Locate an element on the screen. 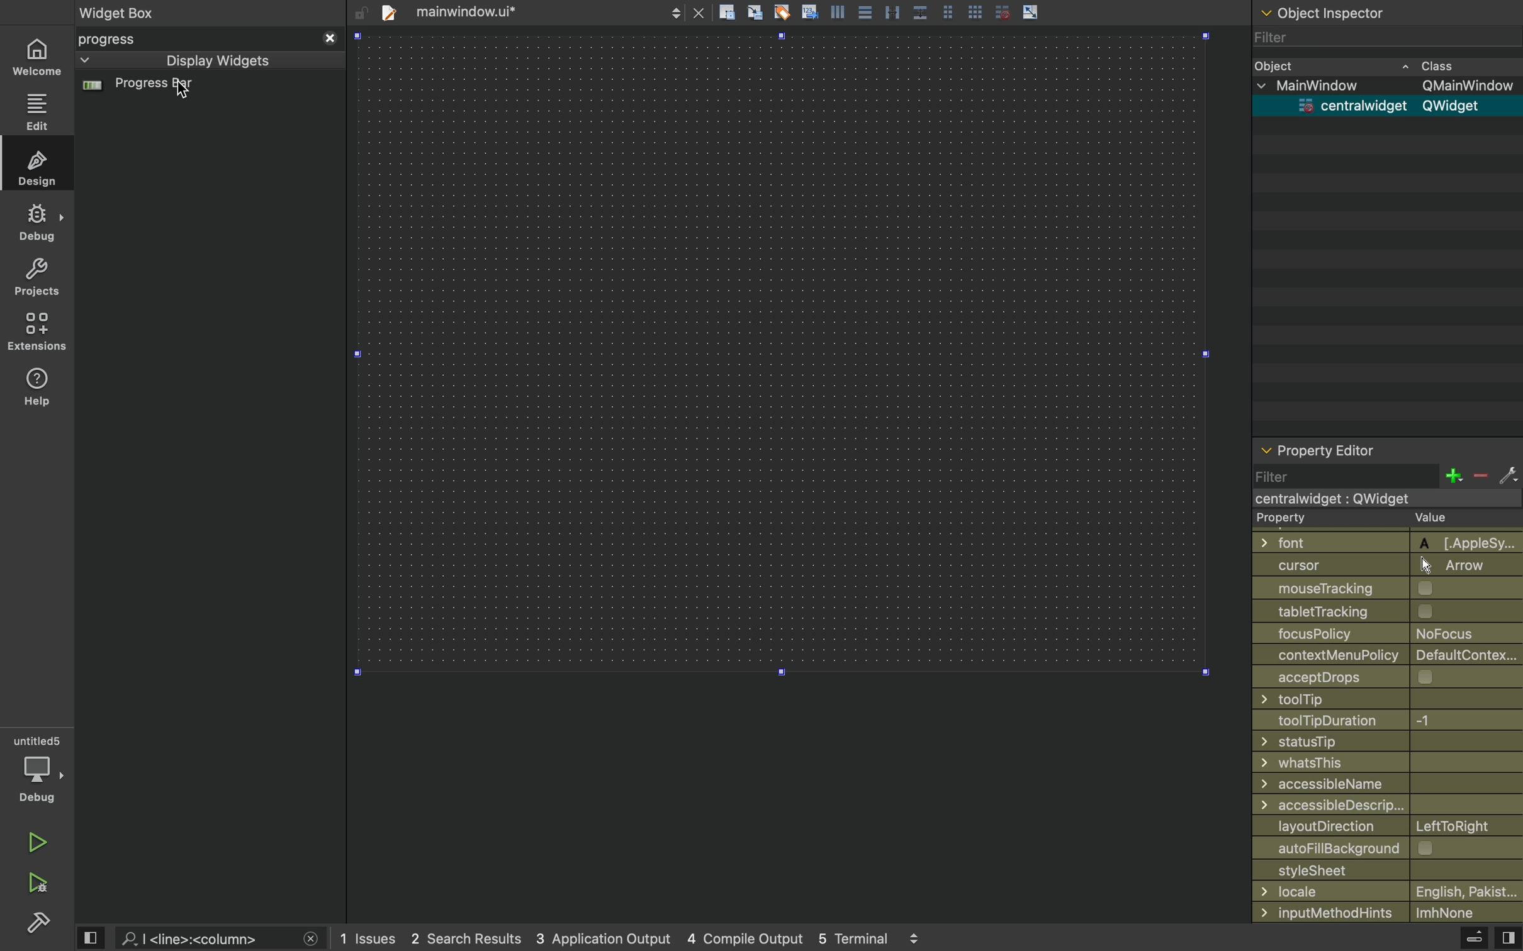 This screenshot has height=951, width=1523. acceptdrops is located at coordinates (1377, 676).